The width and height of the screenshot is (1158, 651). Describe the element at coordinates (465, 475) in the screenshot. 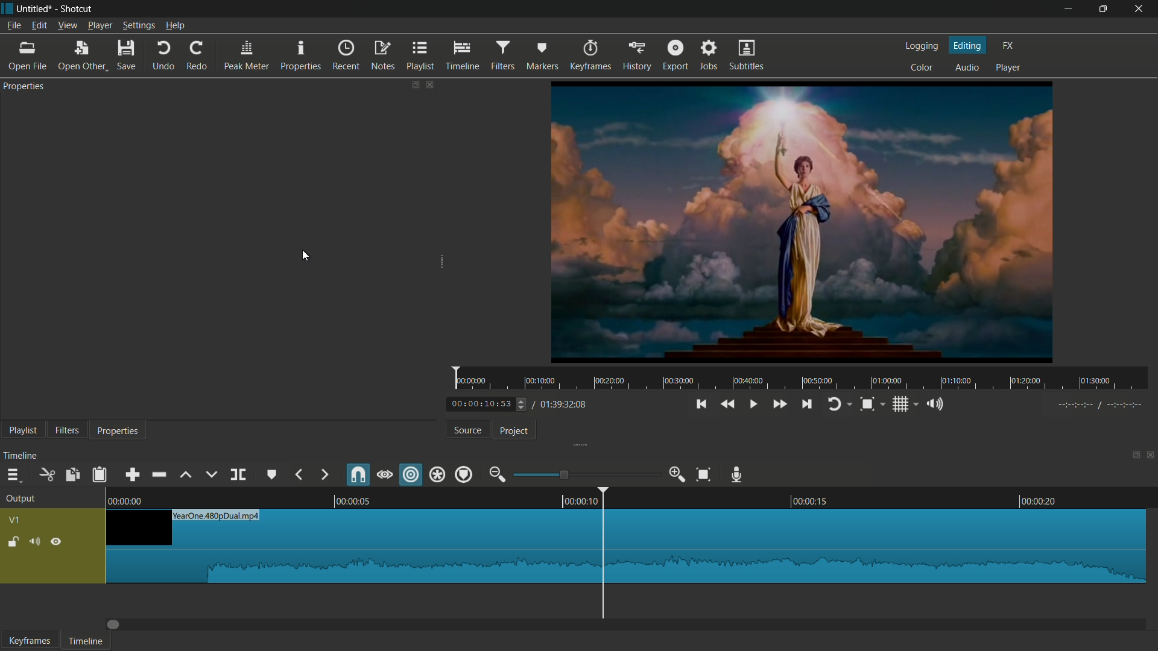

I see `ripple markers` at that location.